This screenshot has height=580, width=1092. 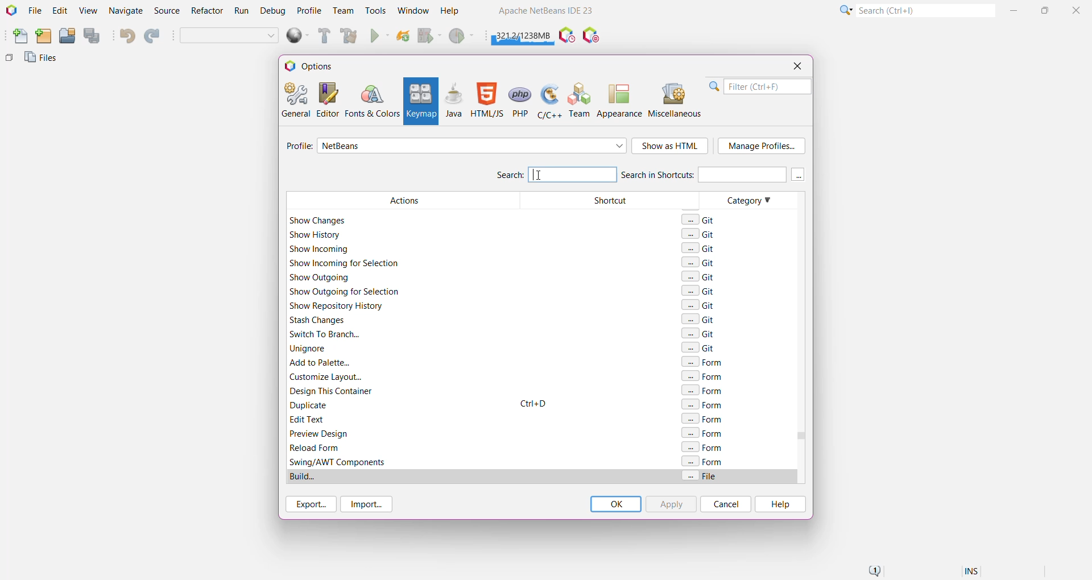 What do you see at coordinates (88, 11) in the screenshot?
I see `View` at bounding box center [88, 11].